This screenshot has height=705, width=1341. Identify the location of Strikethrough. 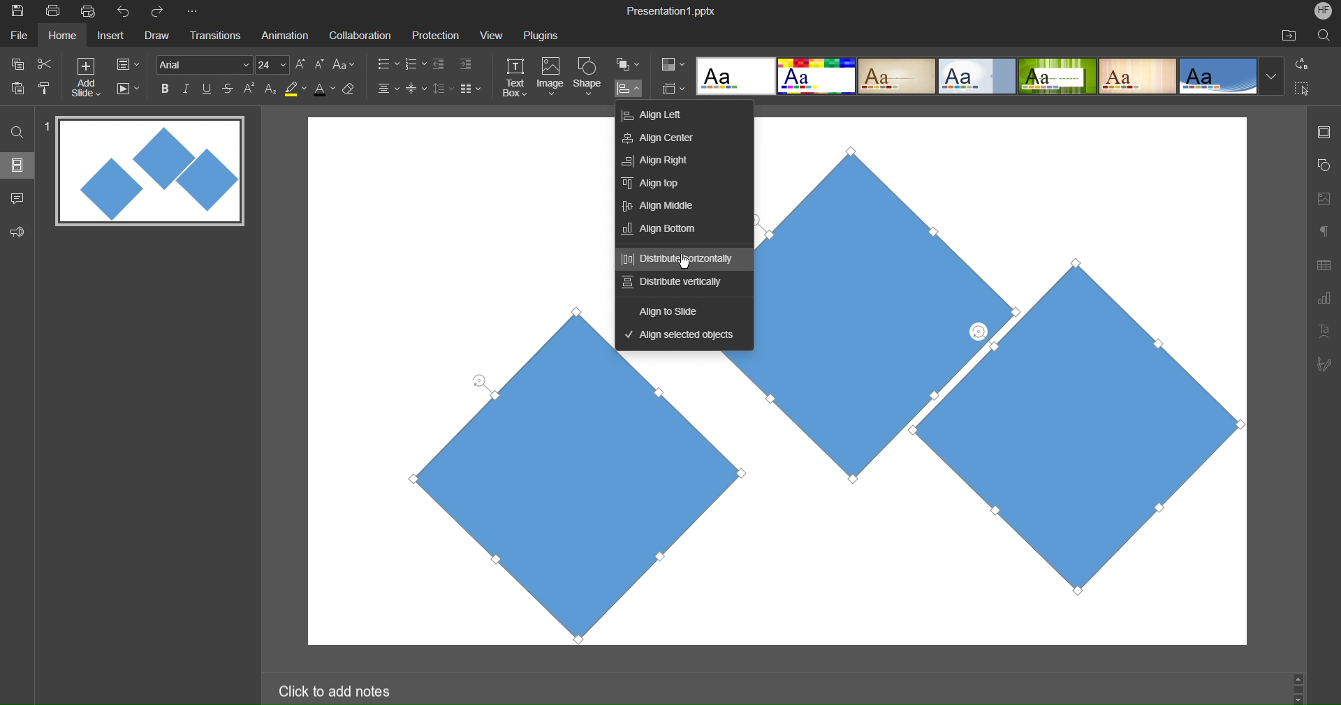
(229, 88).